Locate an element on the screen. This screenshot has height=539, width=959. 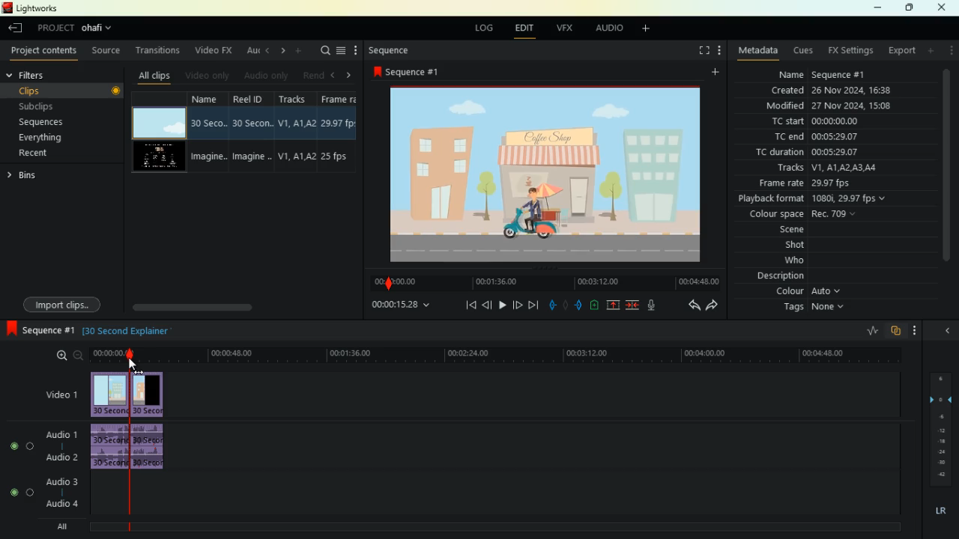
maximize is located at coordinates (910, 8).